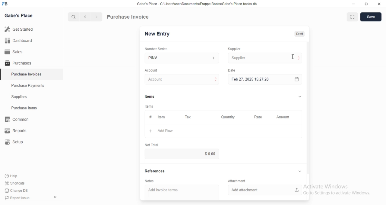 This screenshot has height=205, width=386. Describe the element at coordinates (300, 171) in the screenshot. I see `Collapse` at that location.